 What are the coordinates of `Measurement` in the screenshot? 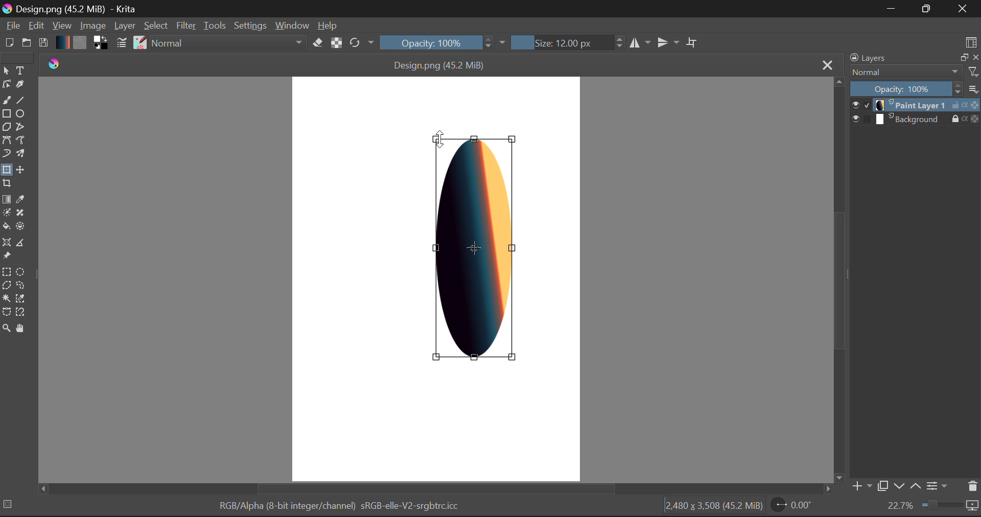 It's located at (21, 244).